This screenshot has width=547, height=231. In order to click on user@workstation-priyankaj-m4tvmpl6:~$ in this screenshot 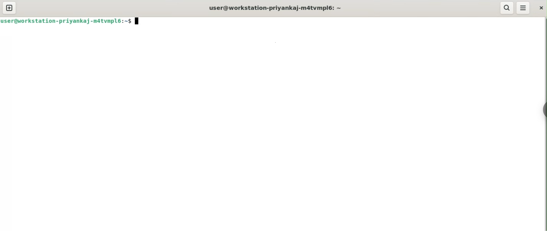, I will do `click(66, 21)`.